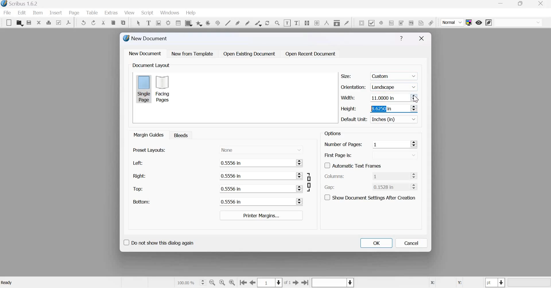  What do you see at coordinates (29, 23) in the screenshot?
I see `save` at bounding box center [29, 23].